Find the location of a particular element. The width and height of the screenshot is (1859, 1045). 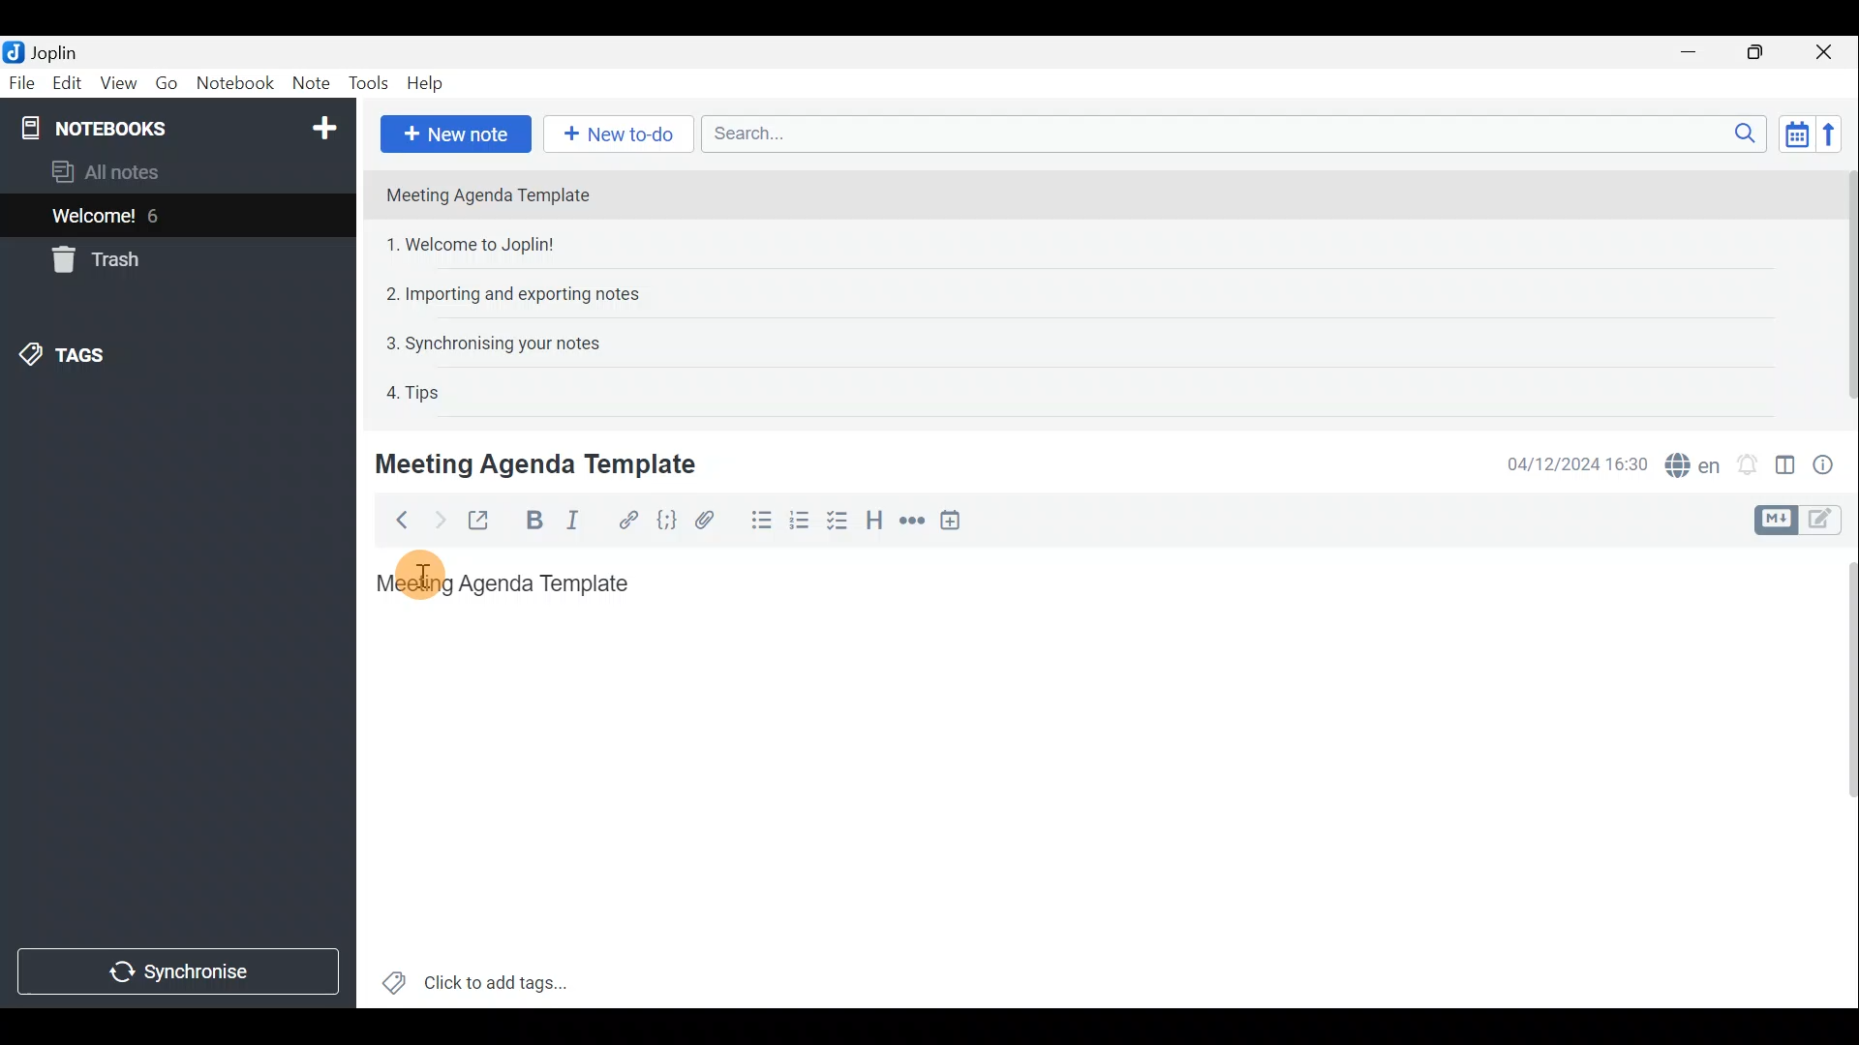

View is located at coordinates (114, 85).